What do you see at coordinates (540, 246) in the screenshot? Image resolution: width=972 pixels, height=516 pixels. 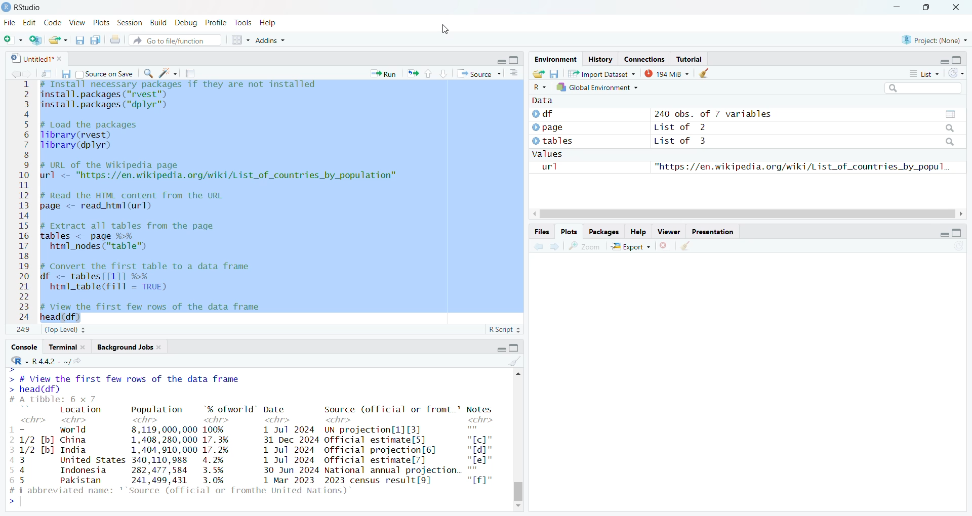 I see `back` at bounding box center [540, 246].